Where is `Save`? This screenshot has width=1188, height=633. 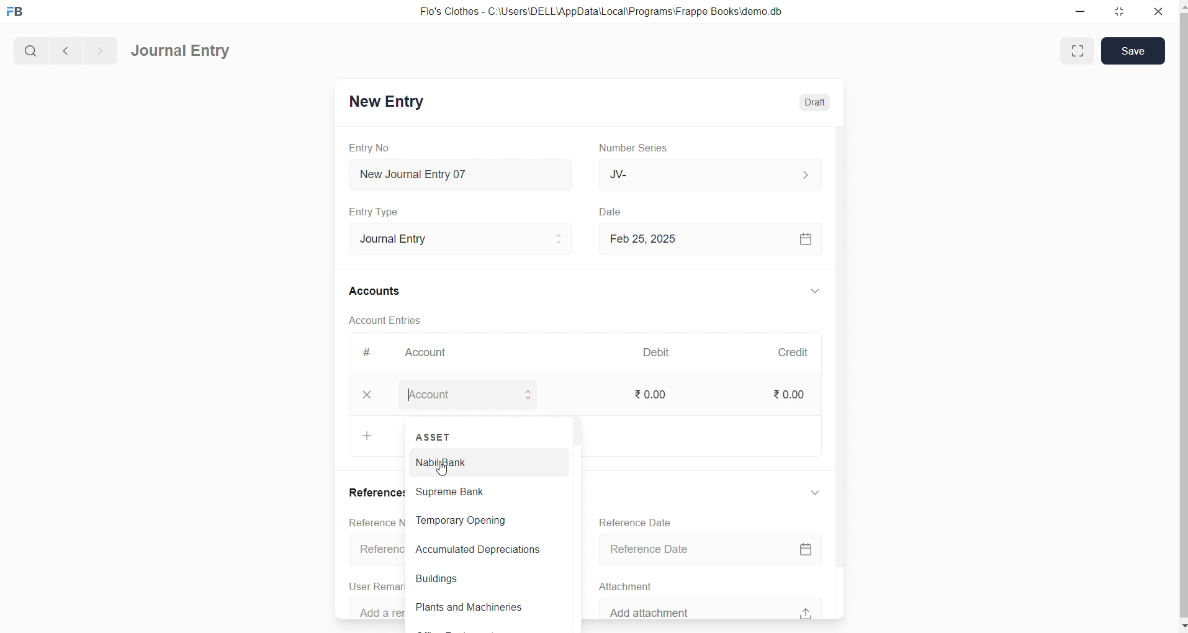
Save is located at coordinates (1133, 51).